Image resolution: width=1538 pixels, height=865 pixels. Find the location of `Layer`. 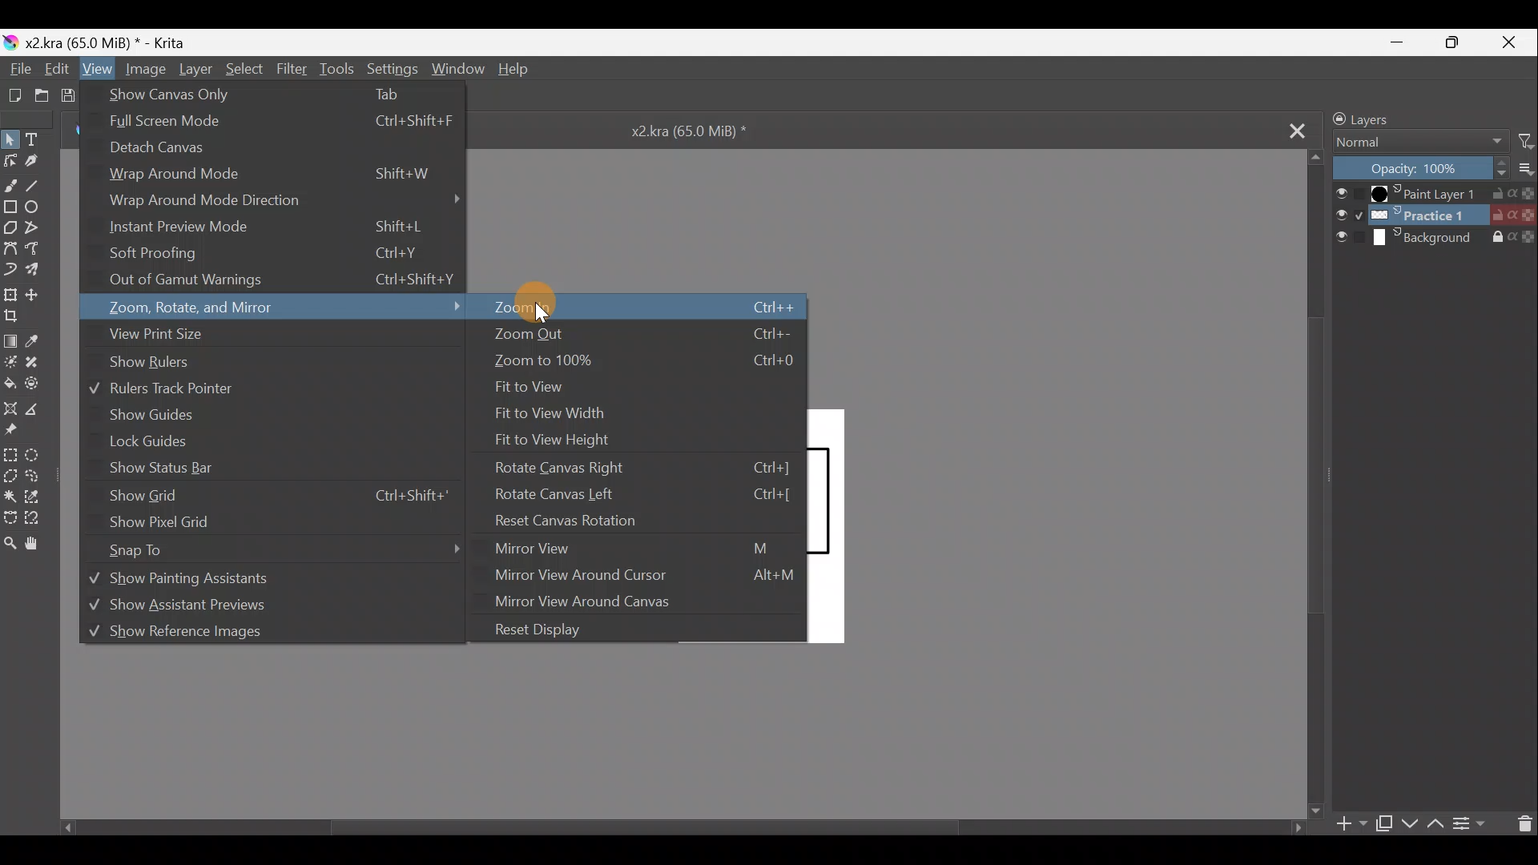

Layer is located at coordinates (196, 72).